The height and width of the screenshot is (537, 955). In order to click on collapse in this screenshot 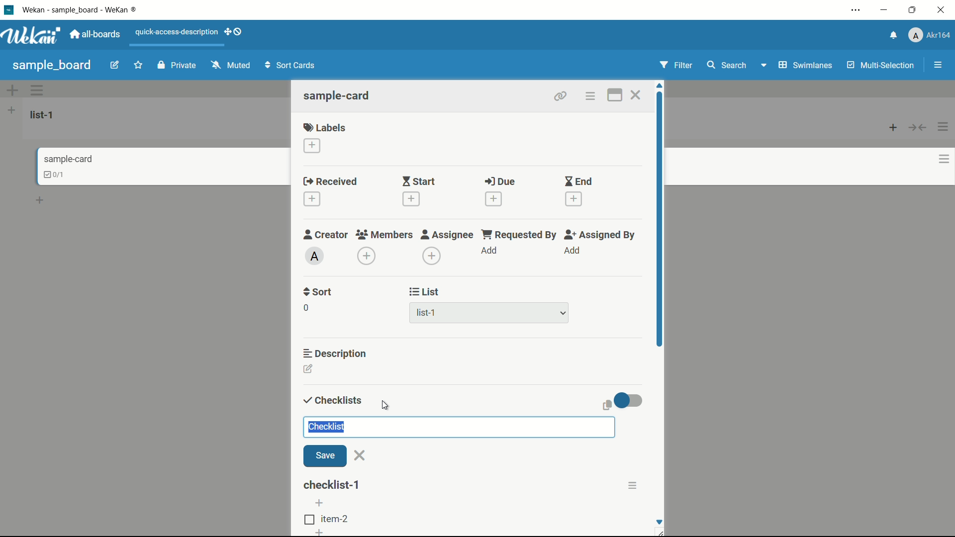, I will do `click(918, 127)`.